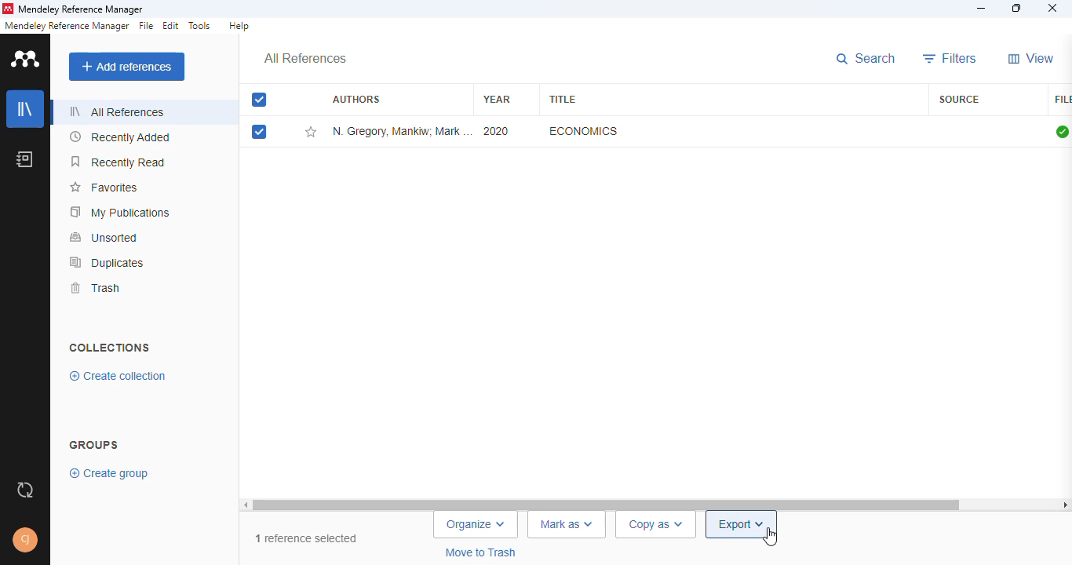 The width and height of the screenshot is (1072, 565). Describe the element at coordinates (401, 131) in the screenshot. I see `N. Gregory Mankiw, Mark P. Taylor` at that location.